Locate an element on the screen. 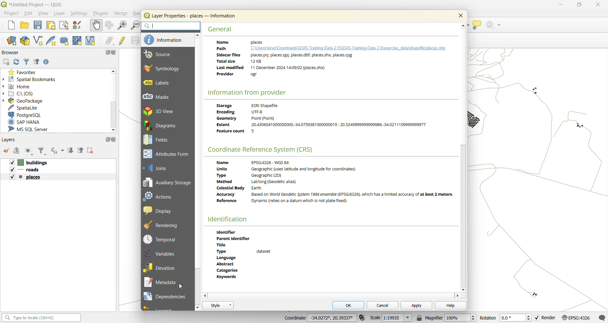 The width and height of the screenshot is (608, 323). fields is located at coordinates (161, 140).